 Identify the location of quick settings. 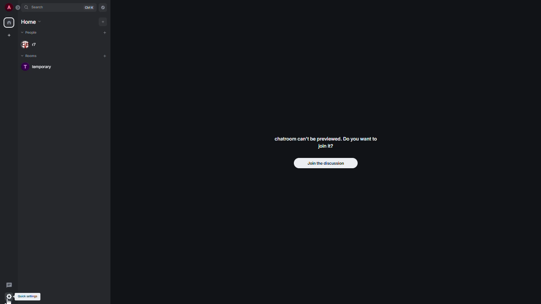
(29, 296).